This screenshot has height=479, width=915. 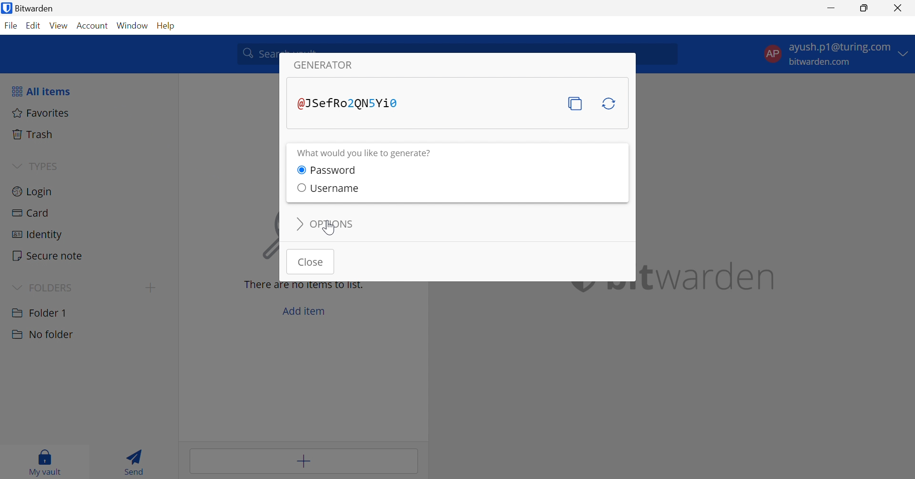 What do you see at coordinates (92, 26) in the screenshot?
I see `Account` at bounding box center [92, 26].